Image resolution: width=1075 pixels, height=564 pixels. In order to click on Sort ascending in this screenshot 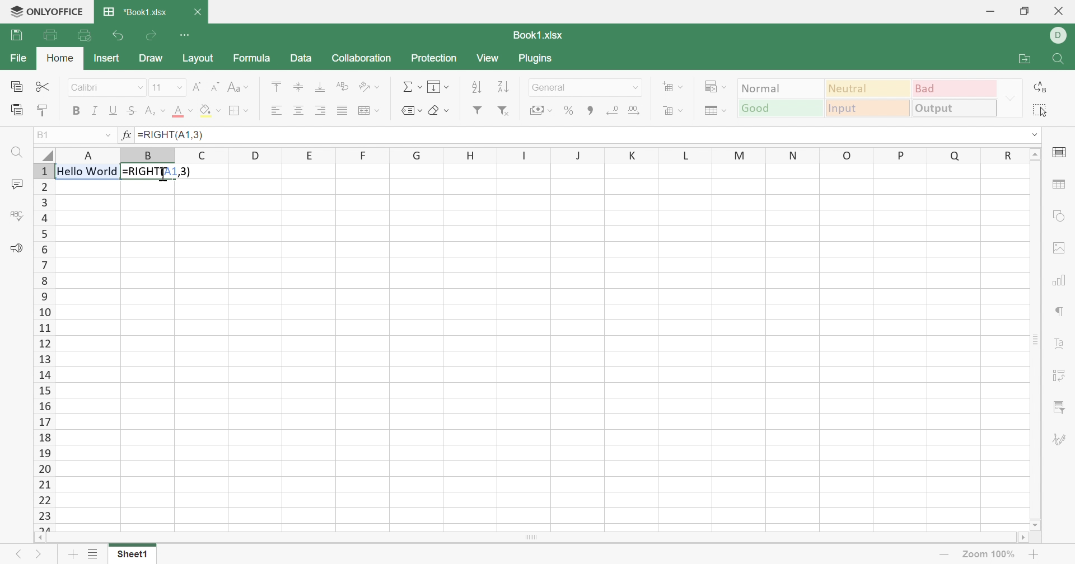, I will do `click(476, 86)`.